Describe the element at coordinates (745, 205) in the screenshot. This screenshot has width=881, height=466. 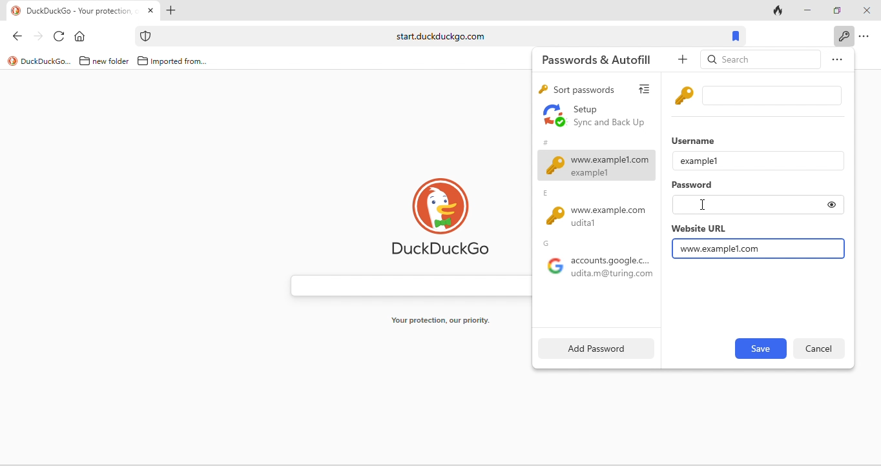
I see `password input box` at that location.